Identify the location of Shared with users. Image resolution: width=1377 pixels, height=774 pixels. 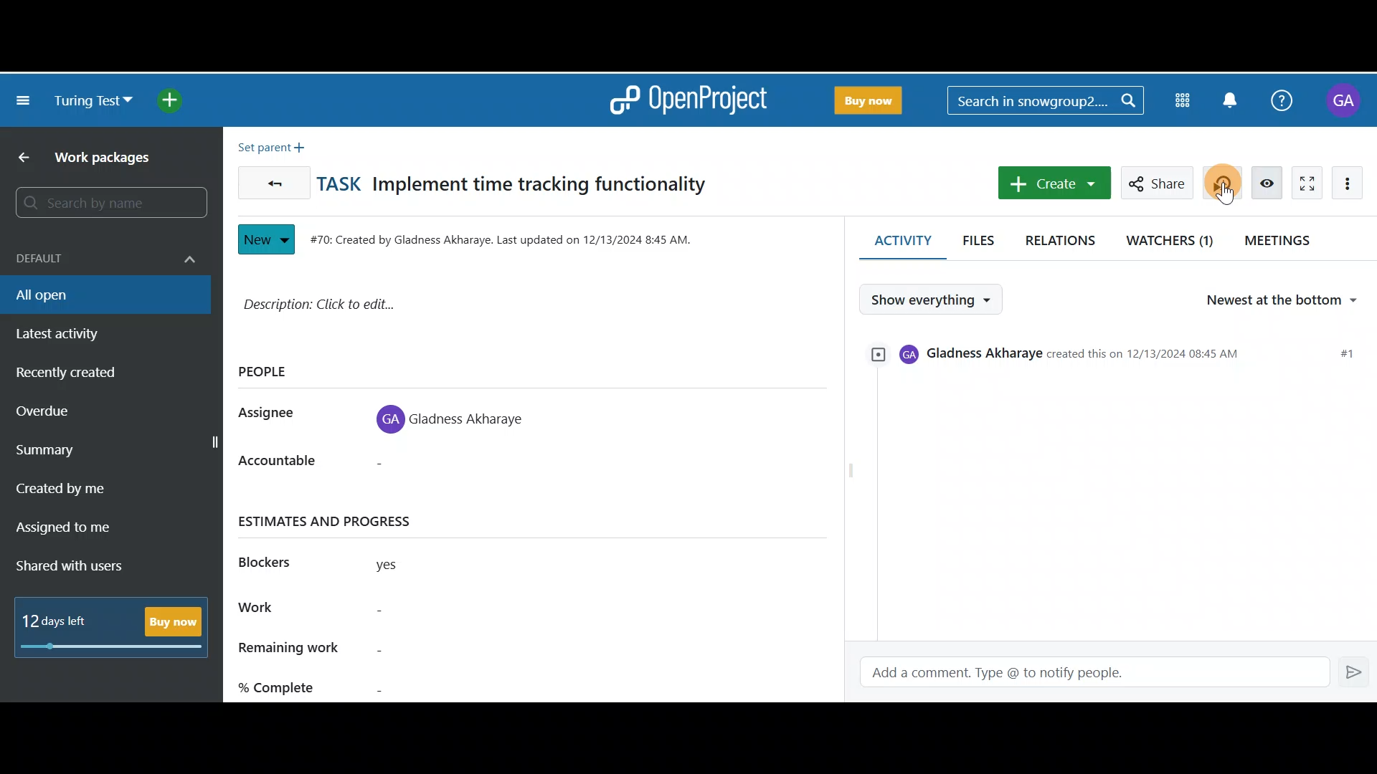
(81, 567).